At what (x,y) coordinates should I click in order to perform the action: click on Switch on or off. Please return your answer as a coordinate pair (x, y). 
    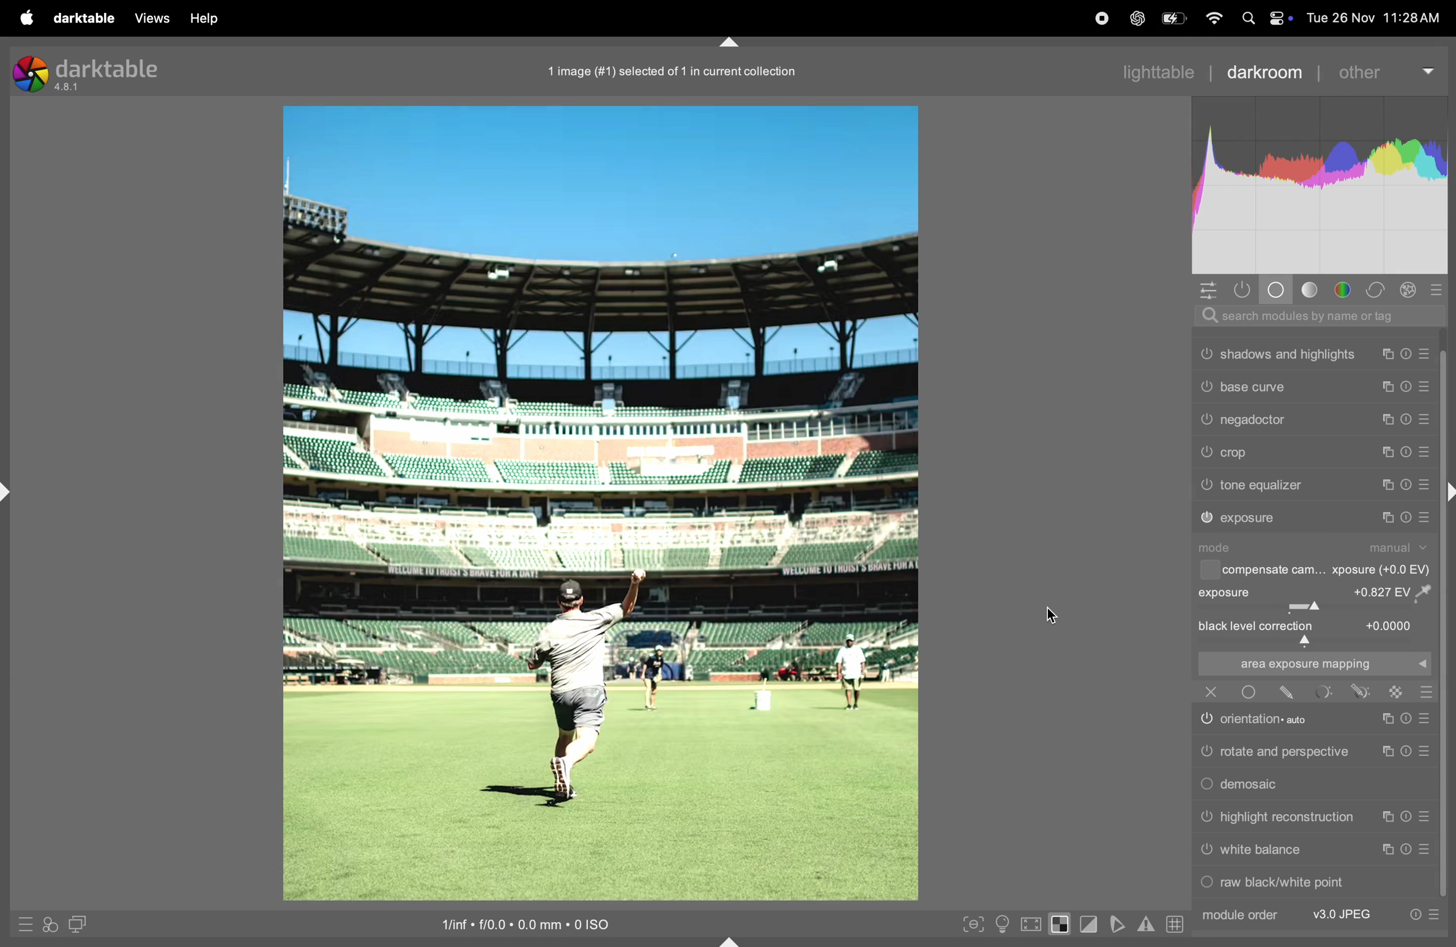
    Looking at the image, I should click on (1206, 818).